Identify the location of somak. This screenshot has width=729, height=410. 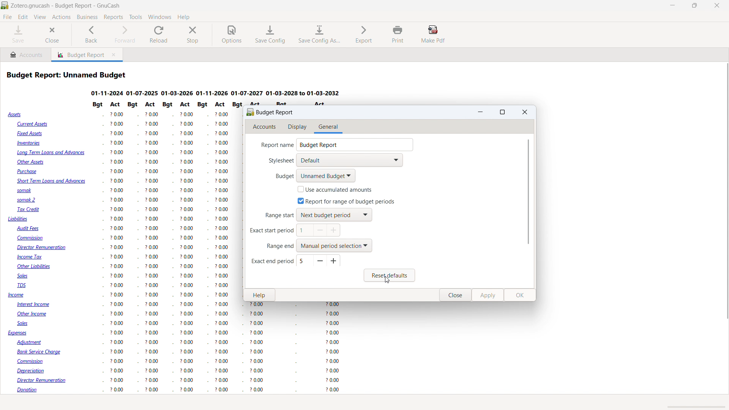
(23, 190).